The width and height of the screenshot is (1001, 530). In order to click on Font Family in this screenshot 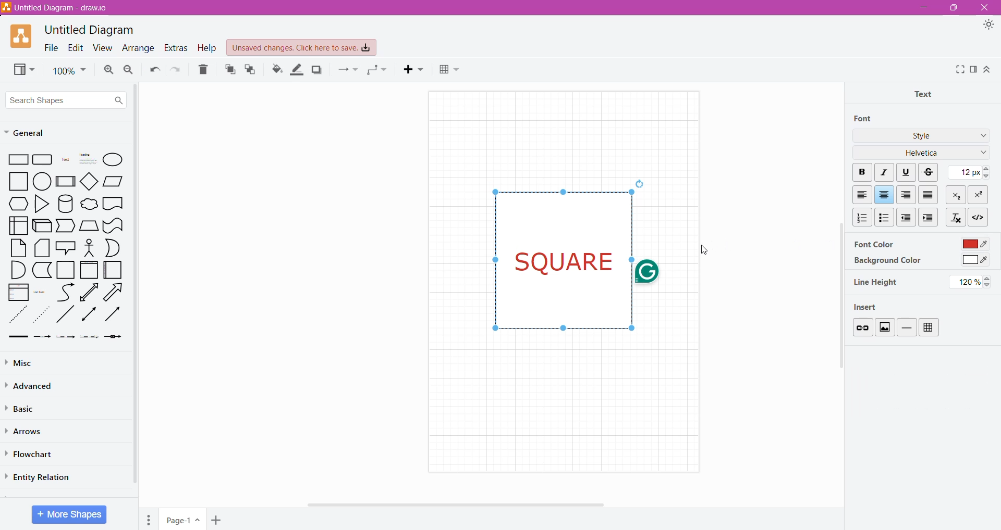, I will do `click(981, 154)`.